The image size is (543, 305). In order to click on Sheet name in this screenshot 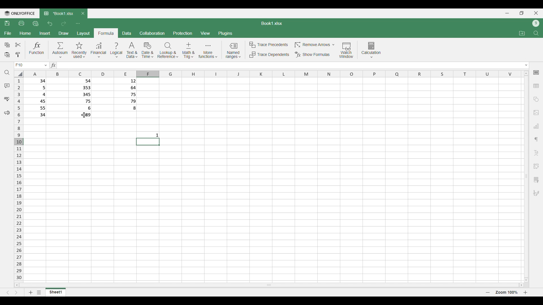, I will do `click(272, 23)`.